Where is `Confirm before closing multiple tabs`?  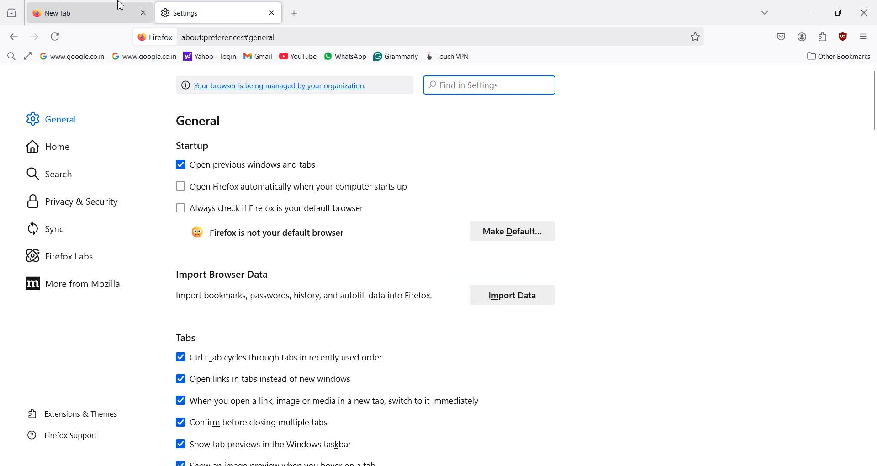
Confirm before closing multiple tabs is located at coordinates (251, 422).